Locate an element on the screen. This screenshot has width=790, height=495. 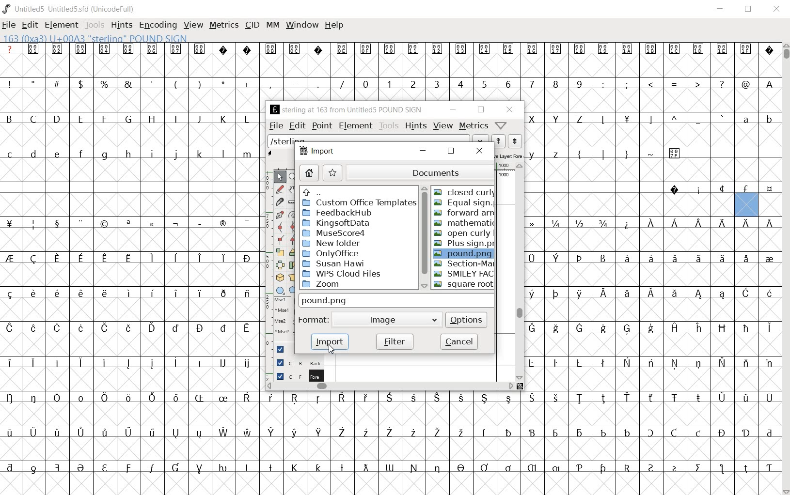
 is located at coordinates (103, 293).